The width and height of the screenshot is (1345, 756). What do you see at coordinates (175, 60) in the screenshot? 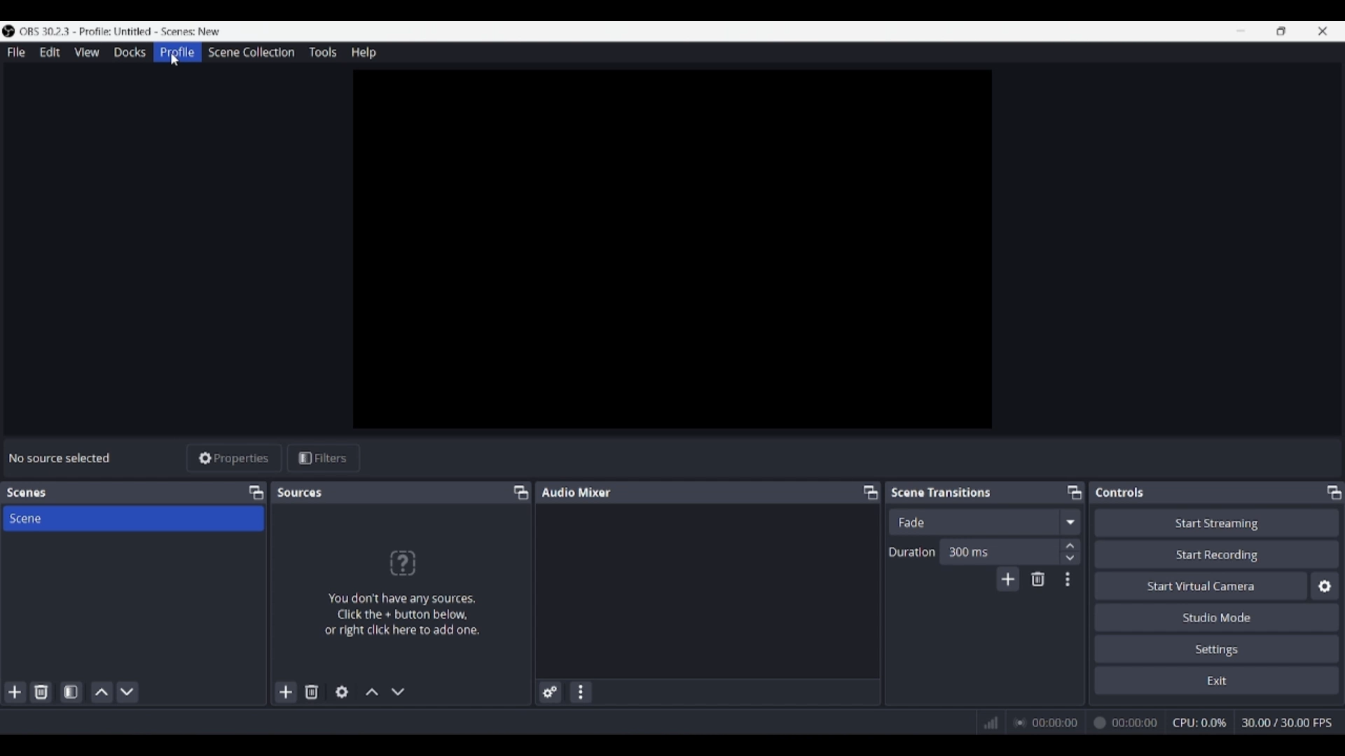
I see `Cursor` at bounding box center [175, 60].